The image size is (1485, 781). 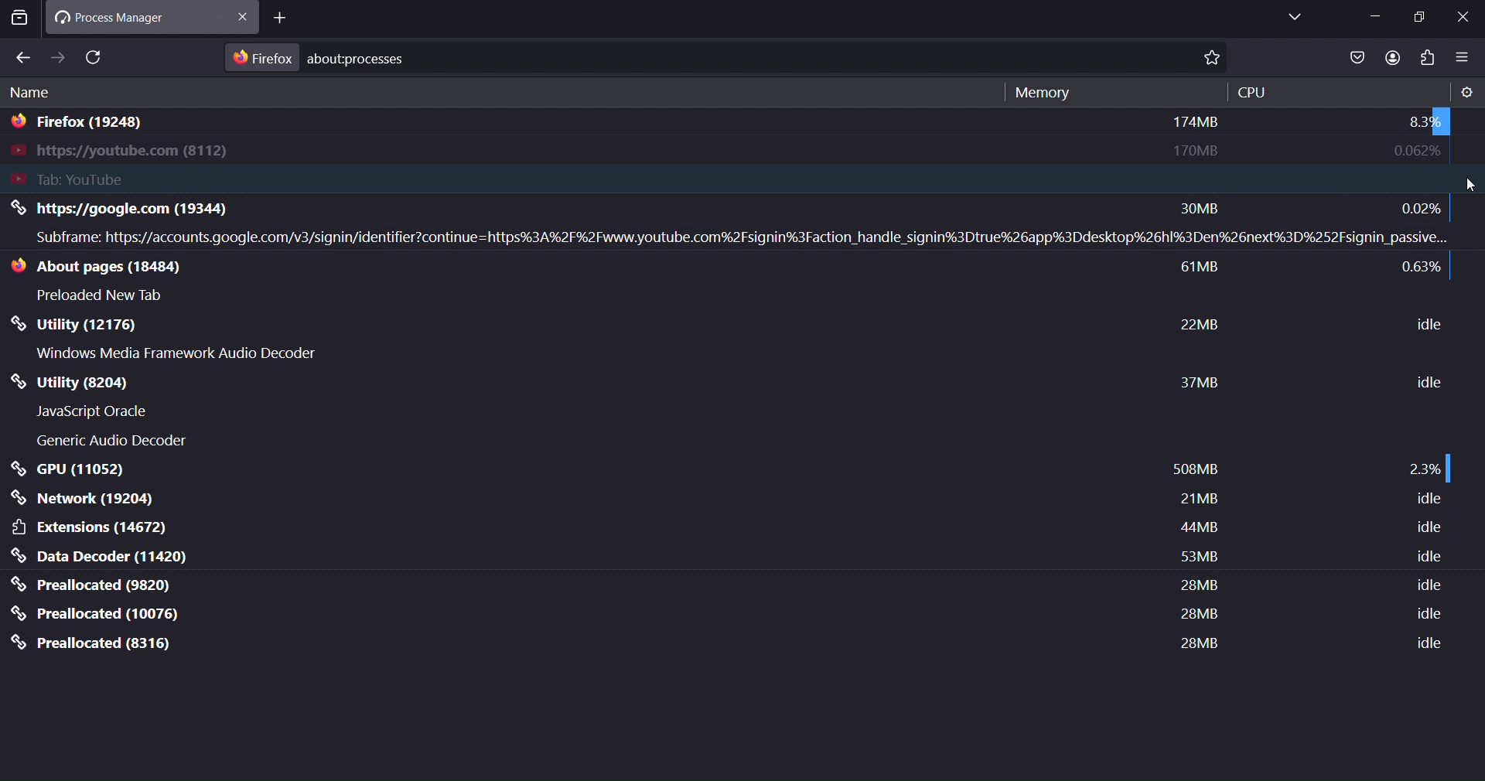 What do you see at coordinates (128, 16) in the screenshot?
I see `process manager` at bounding box center [128, 16].